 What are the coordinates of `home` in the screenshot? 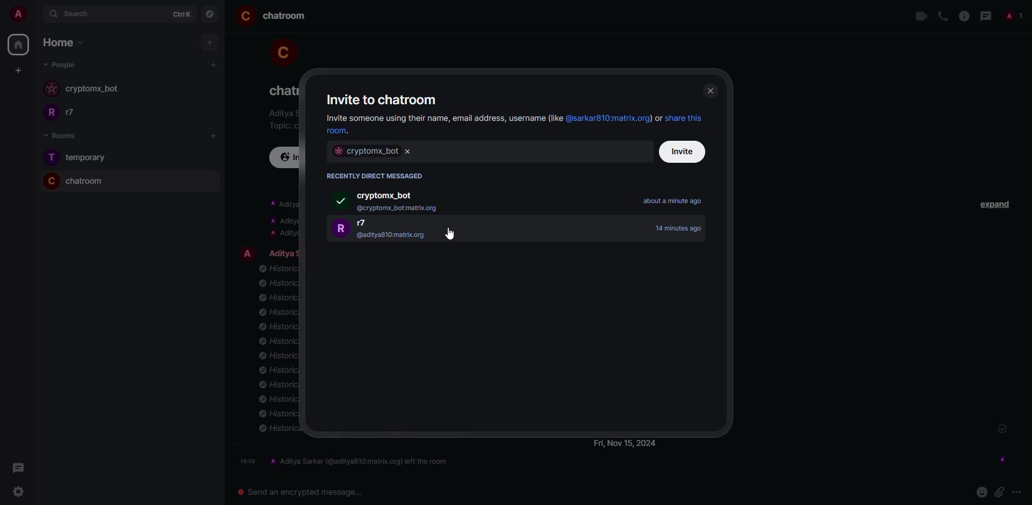 It's located at (18, 45).